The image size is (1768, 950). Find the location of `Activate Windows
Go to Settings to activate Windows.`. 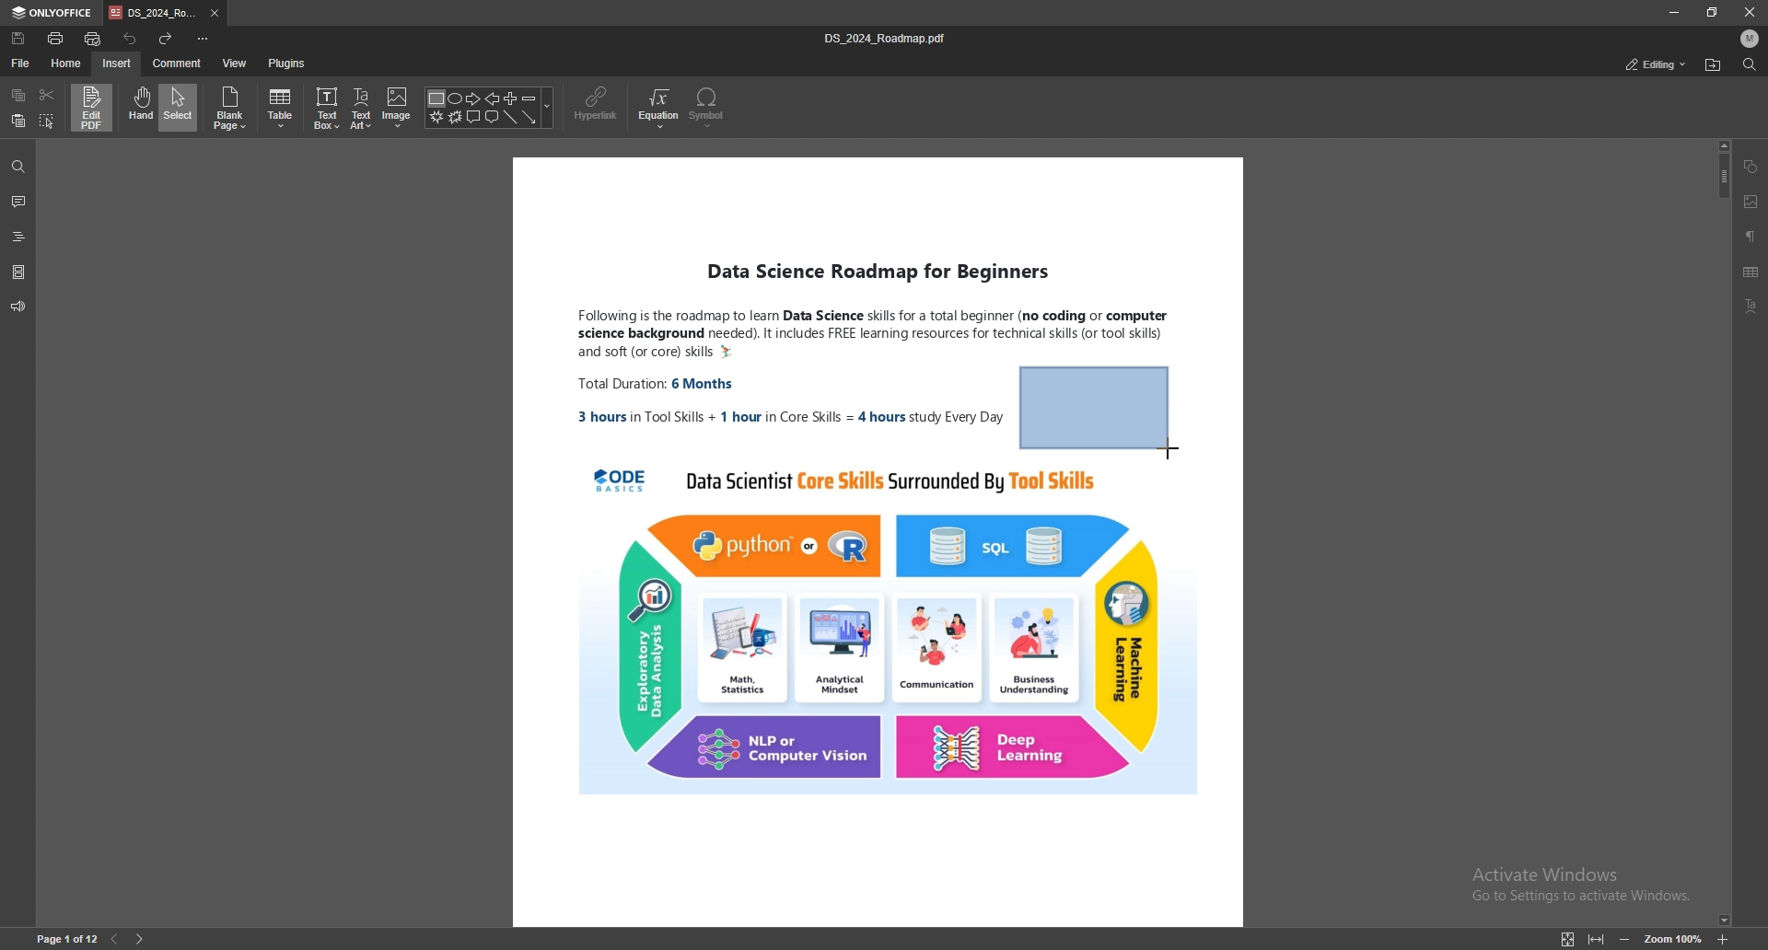

Activate Windows
Go to Settings to activate Windows. is located at coordinates (1575, 886).